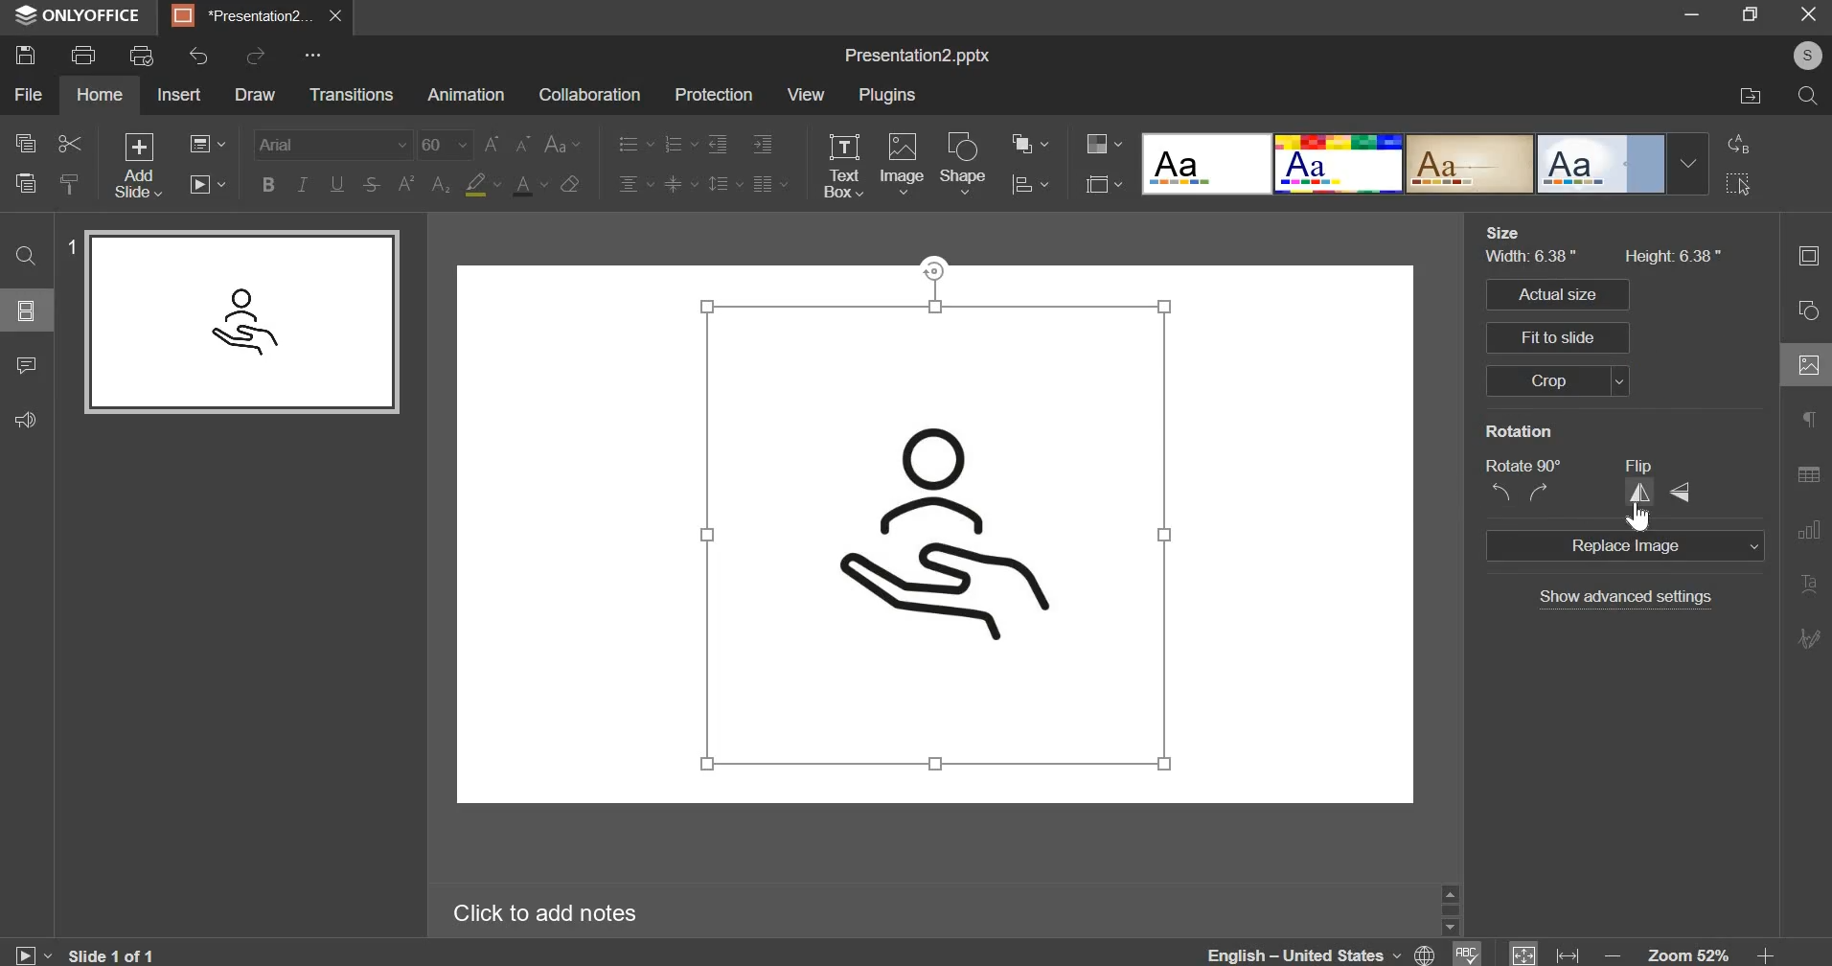  What do you see at coordinates (542, 912) in the screenshot?
I see `Click to add notes` at bounding box center [542, 912].